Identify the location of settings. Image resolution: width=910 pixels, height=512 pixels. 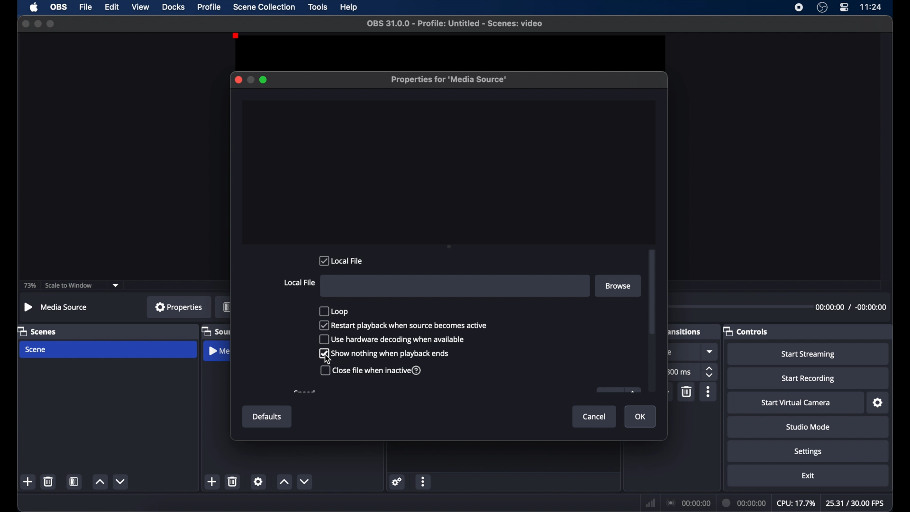
(397, 482).